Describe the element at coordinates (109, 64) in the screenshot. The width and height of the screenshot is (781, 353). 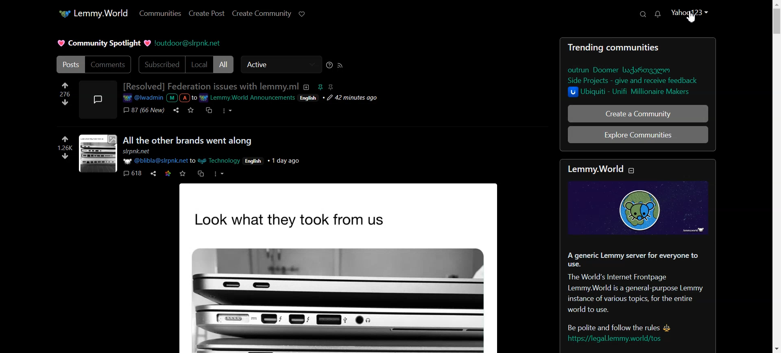
I see `Comments` at that location.